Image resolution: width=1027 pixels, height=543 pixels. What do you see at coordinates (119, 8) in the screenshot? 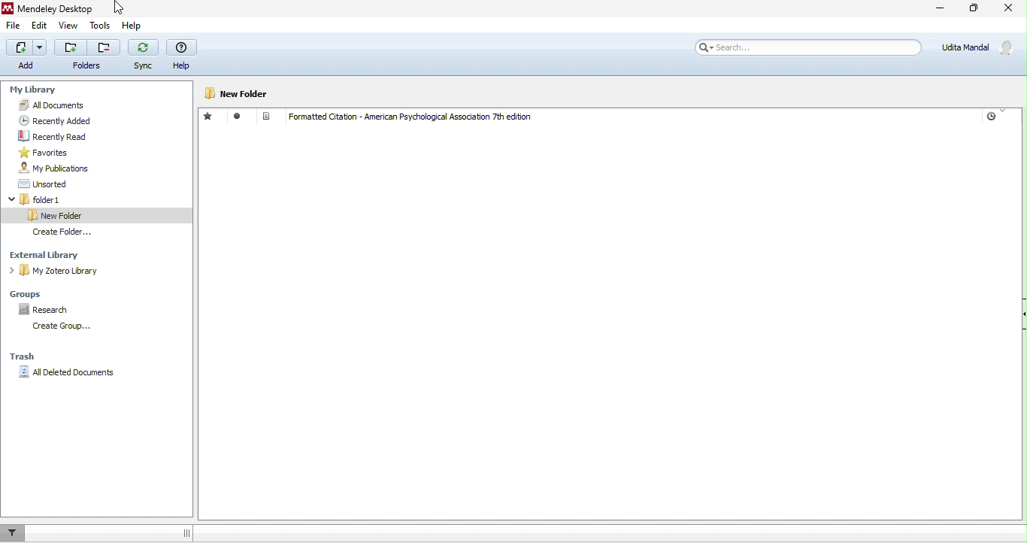
I see `cursor` at bounding box center [119, 8].